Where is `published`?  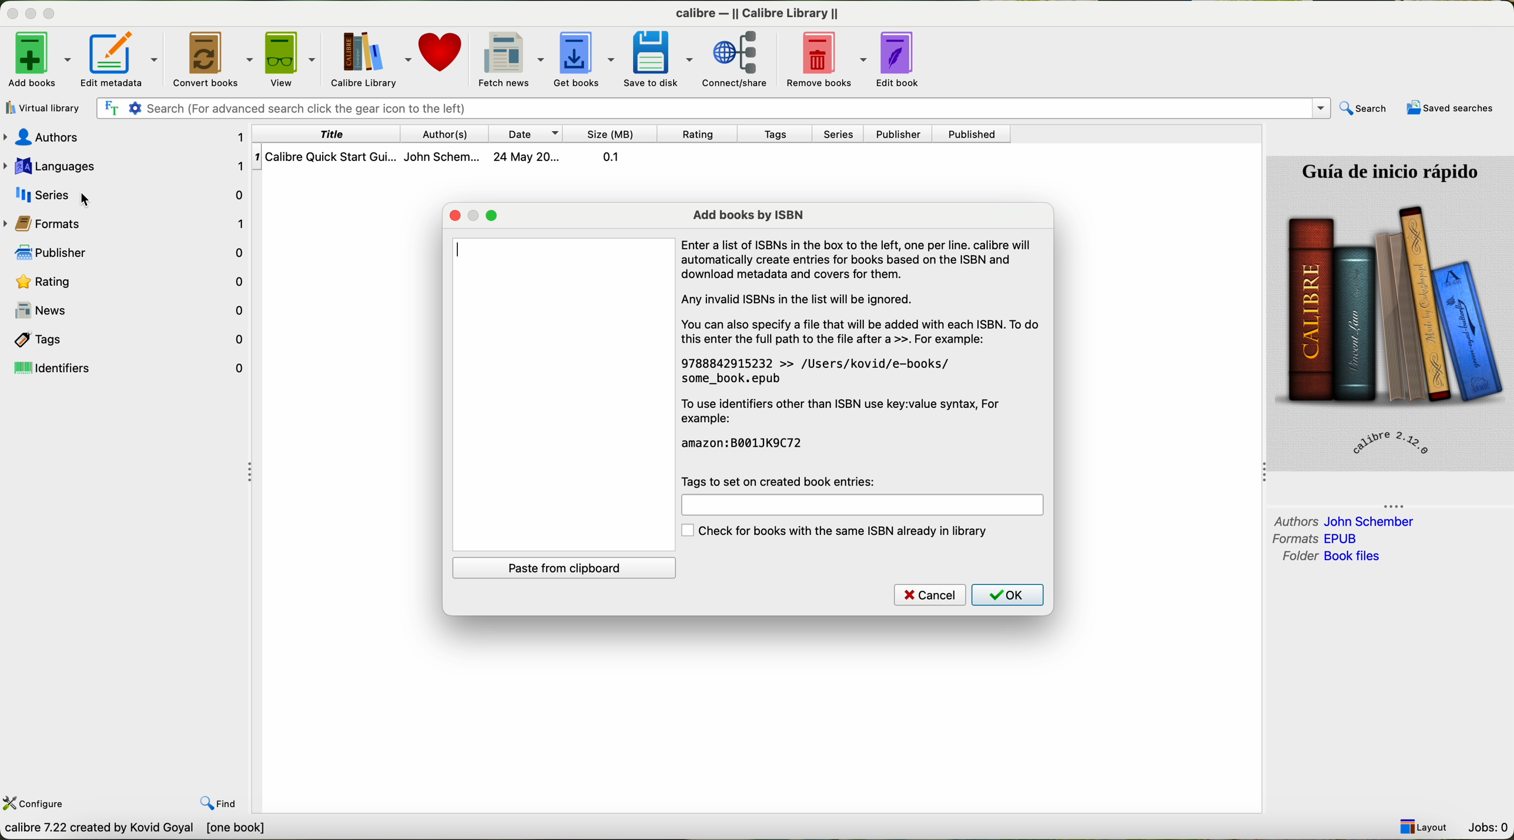 published is located at coordinates (974, 135).